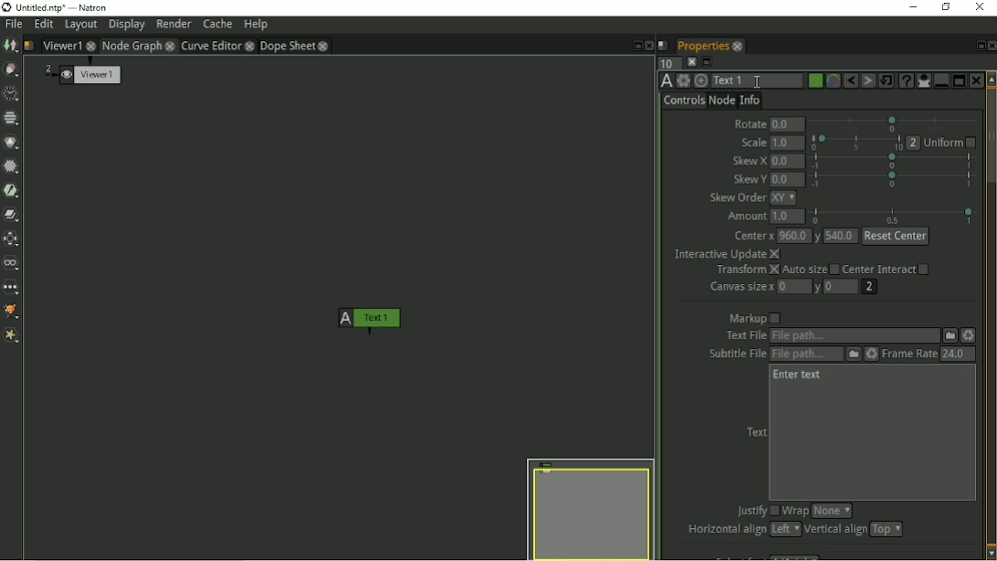  What do you see at coordinates (946, 7) in the screenshot?
I see ` Restore down` at bounding box center [946, 7].